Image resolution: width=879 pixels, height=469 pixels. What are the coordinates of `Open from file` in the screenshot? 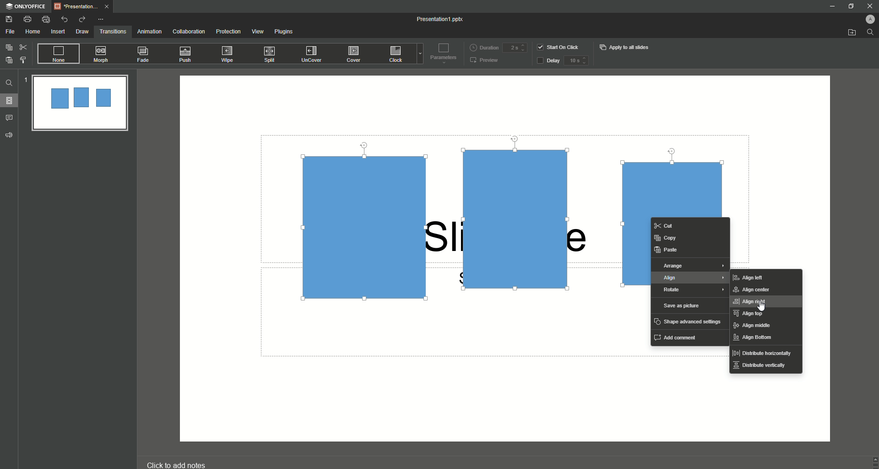 It's located at (852, 33).